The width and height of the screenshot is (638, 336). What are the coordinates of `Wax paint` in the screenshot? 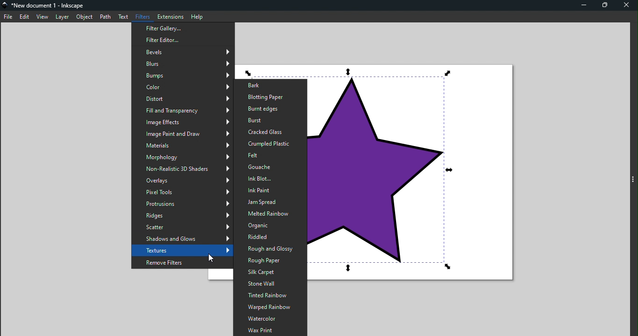 It's located at (270, 330).